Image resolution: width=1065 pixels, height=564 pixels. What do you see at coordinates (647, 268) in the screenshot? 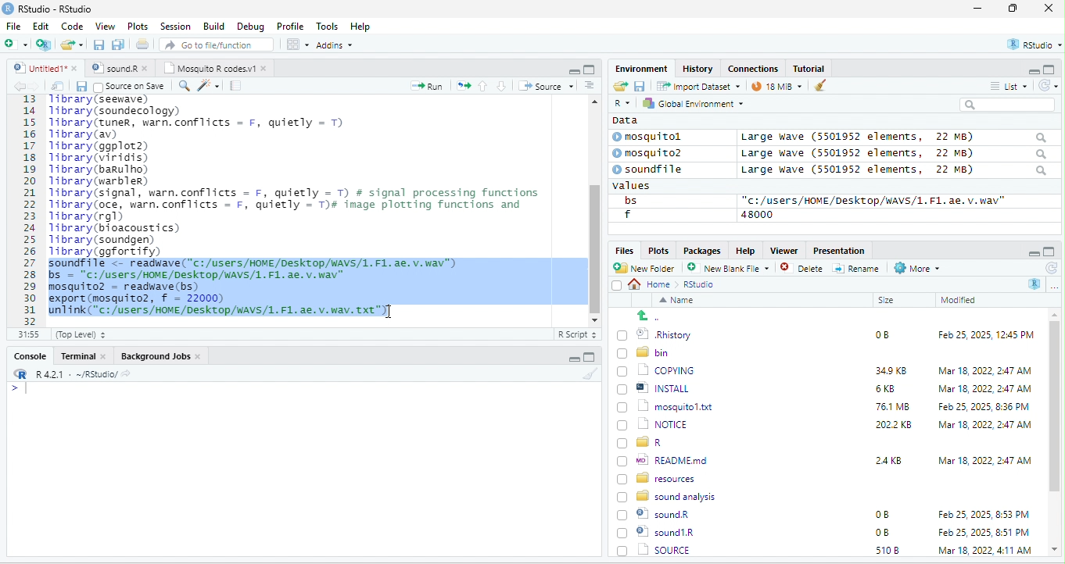
I see `New Folder` at bounding box center [647, 268].